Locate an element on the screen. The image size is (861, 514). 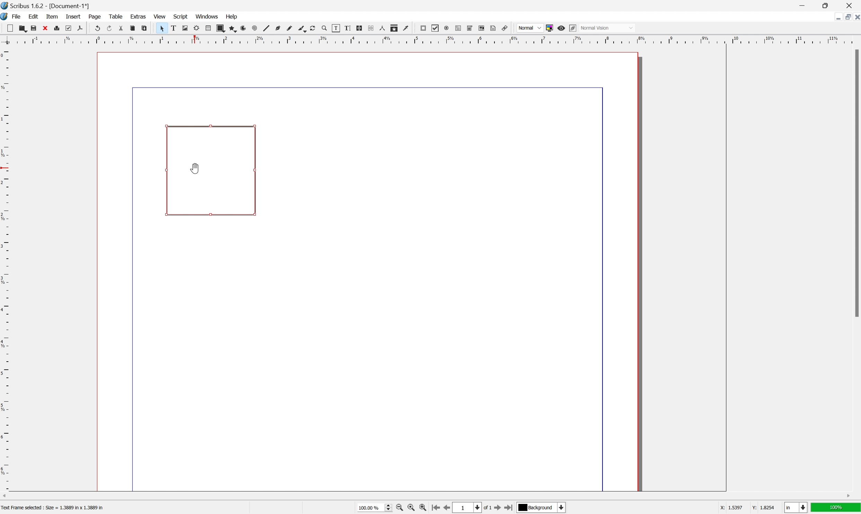
normal is located at coordinates (530, 27).